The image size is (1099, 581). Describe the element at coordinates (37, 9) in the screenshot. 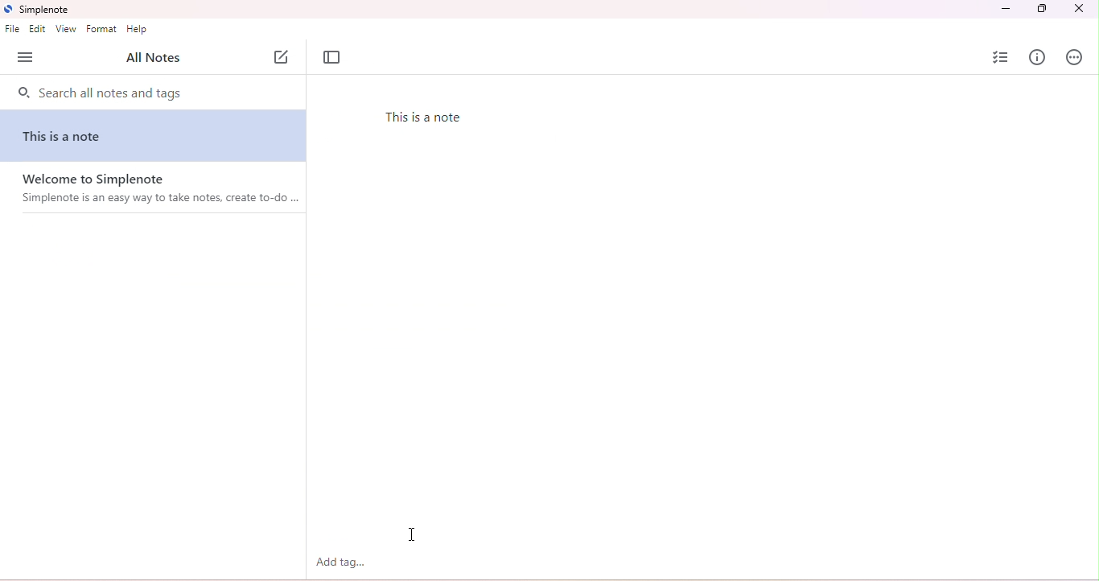

I see `simplenote` at that location.